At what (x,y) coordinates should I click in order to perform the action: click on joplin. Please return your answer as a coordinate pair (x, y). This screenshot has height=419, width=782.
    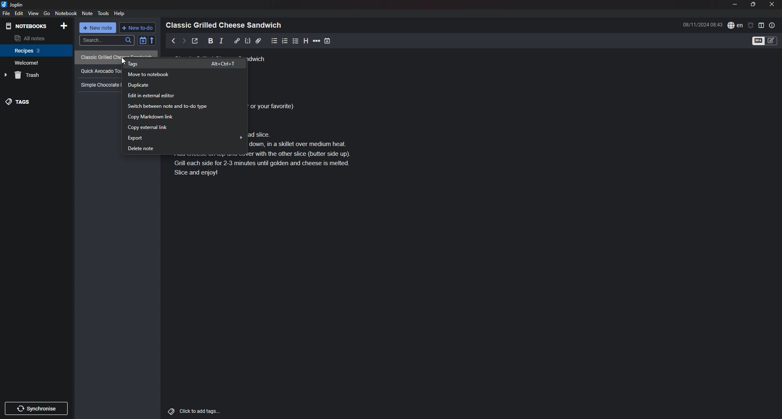
    Looking at the image, I should click on (13, 4).